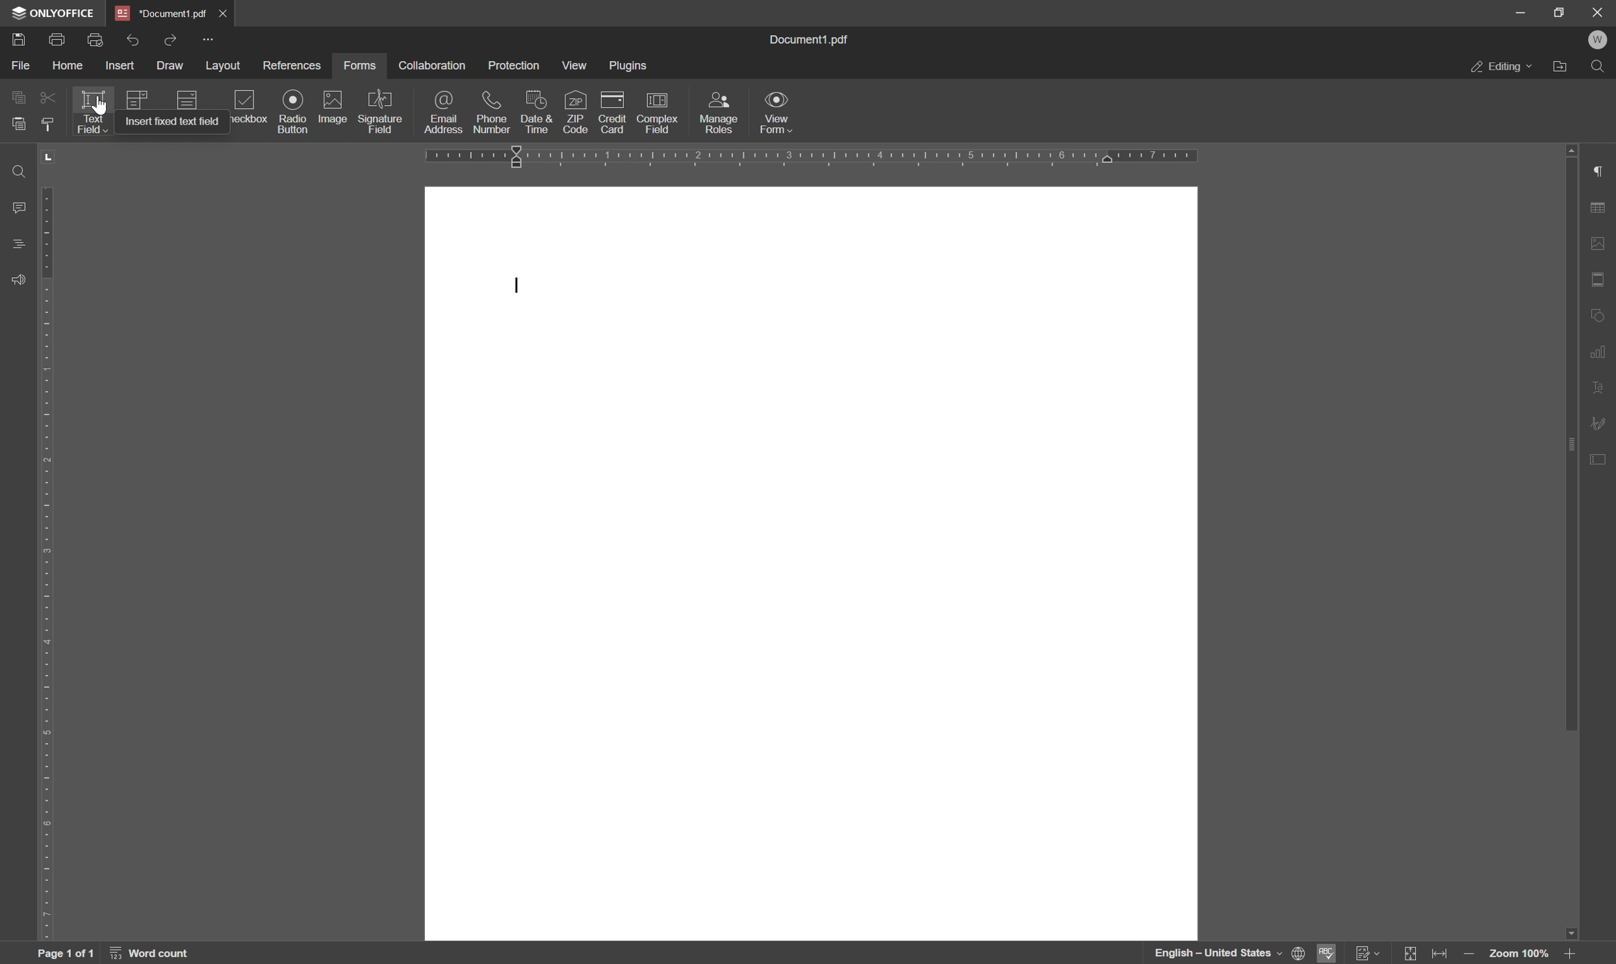 The height and width of the screenshot is (964, 1616). I want to click on fit to width, so click(1443, 954).